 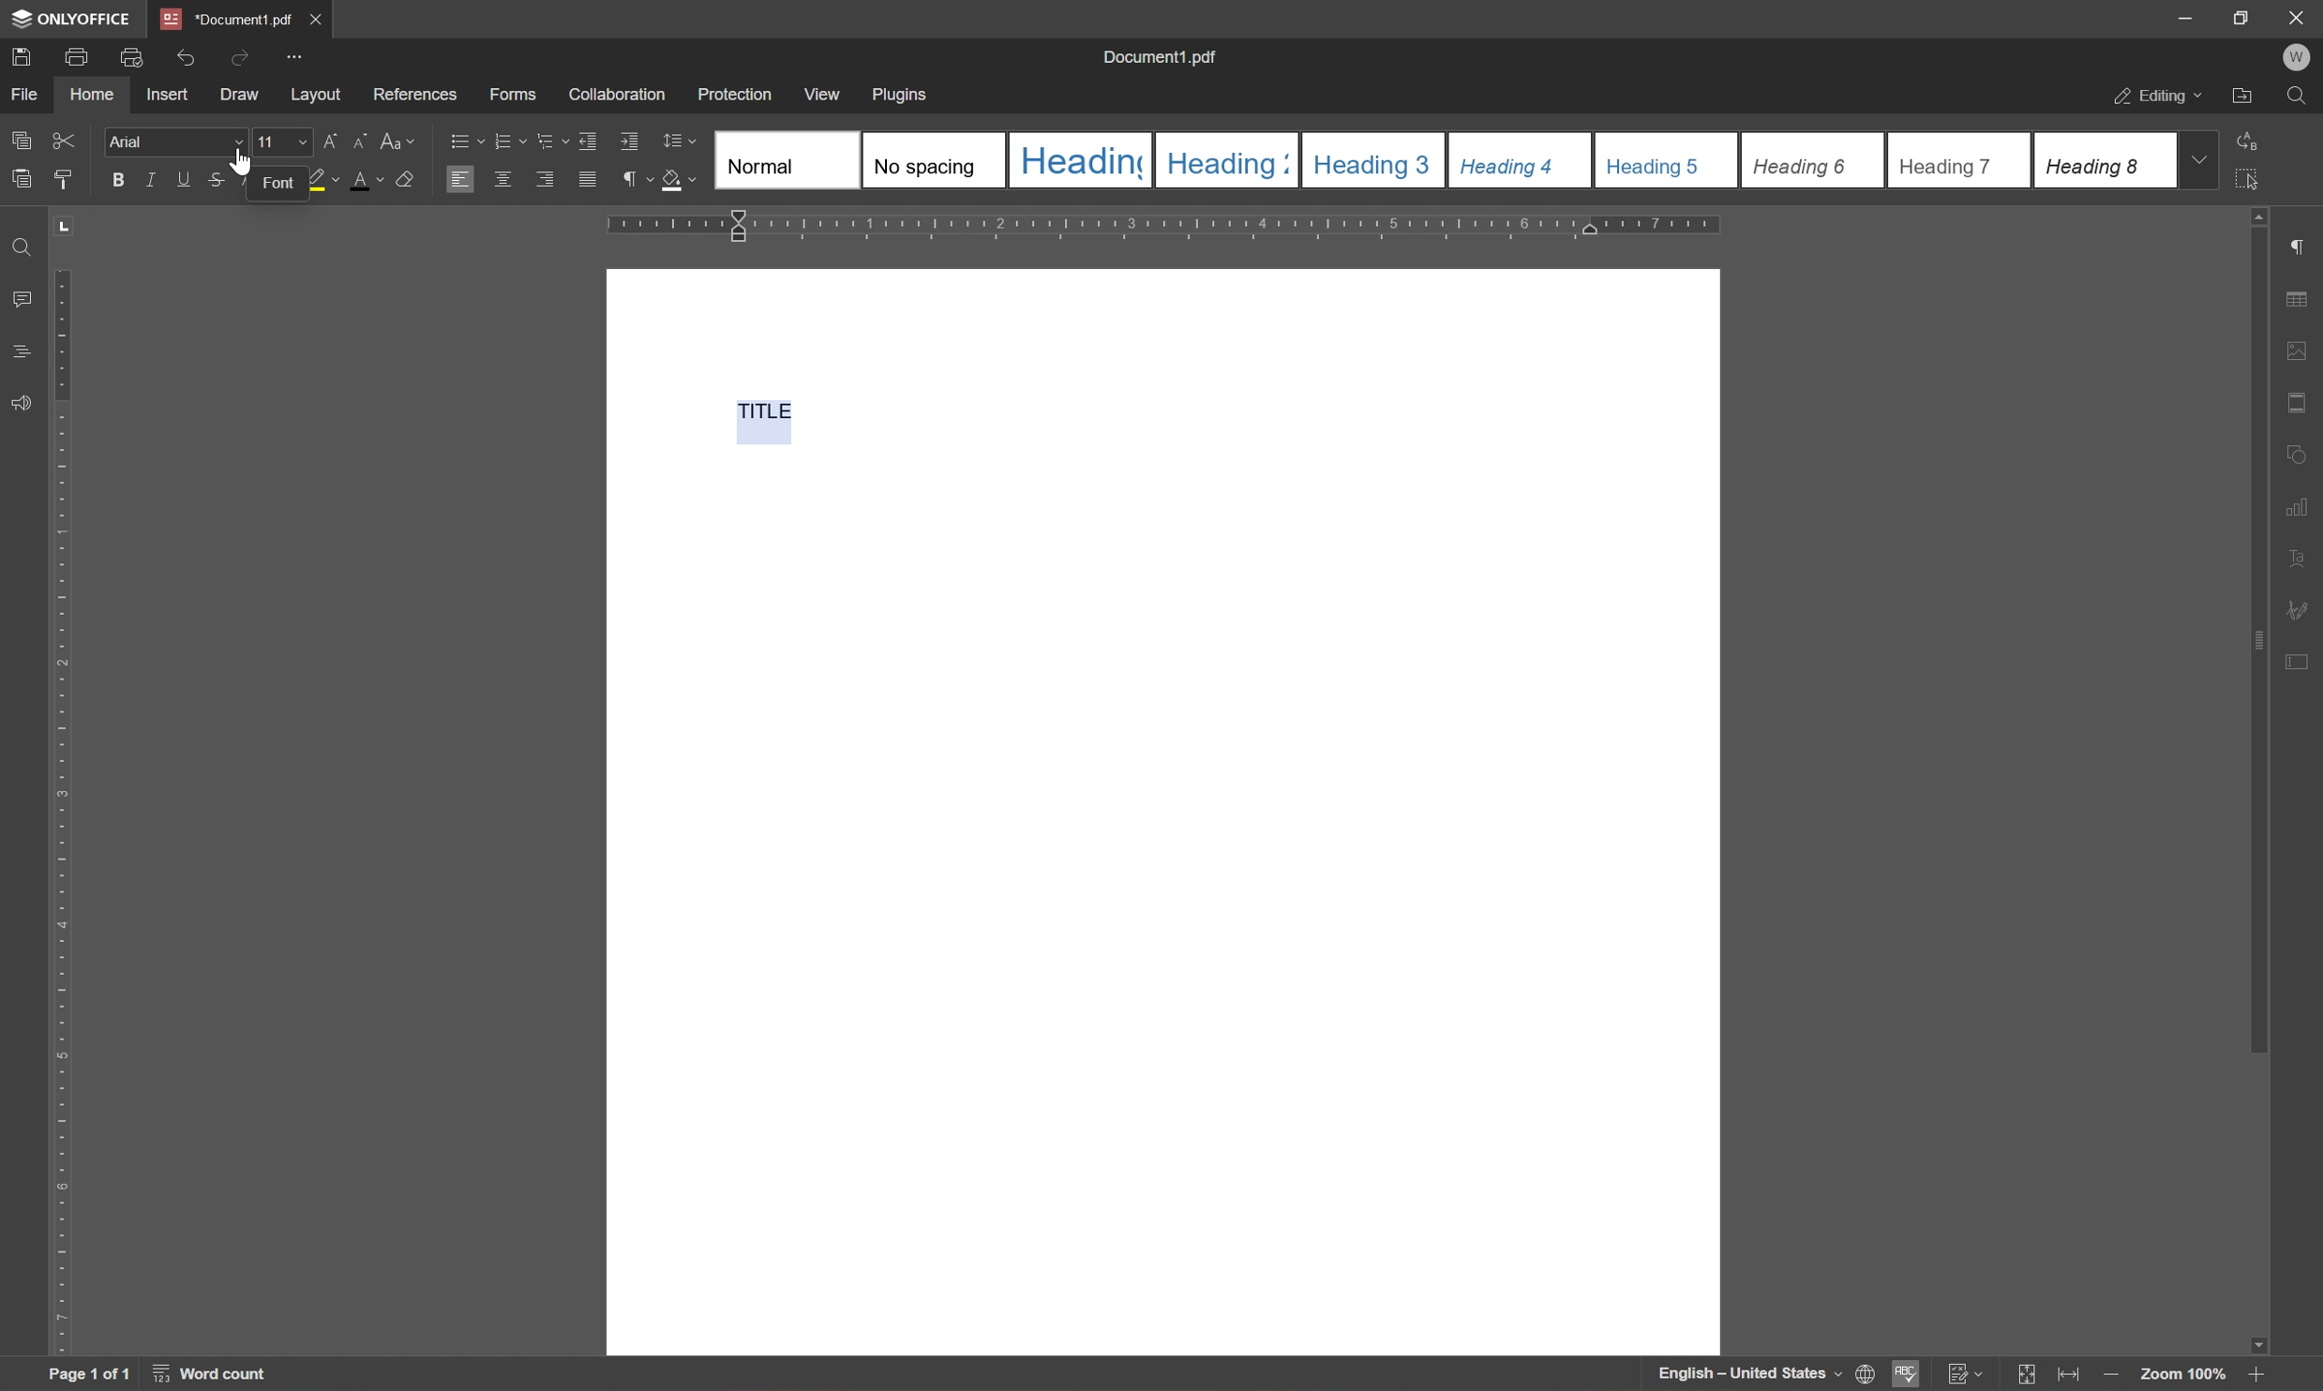 What do you see at coordinates (1163, 57) in the screenshot?
I see `document1.pdf` at bounding box center [1163, 57].